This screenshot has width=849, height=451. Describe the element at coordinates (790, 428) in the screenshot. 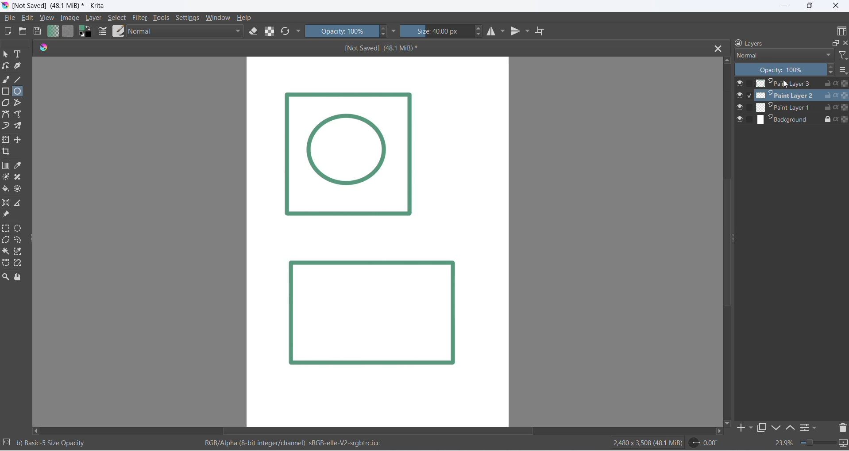

I see `move up` at that location.